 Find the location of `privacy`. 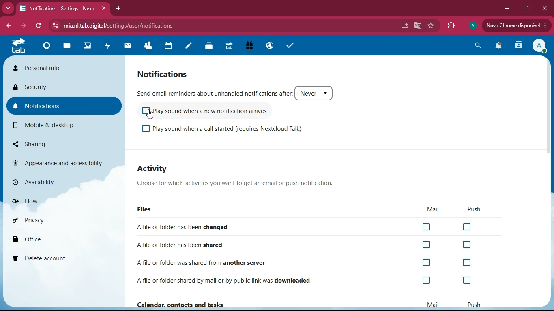

privacy is located at coordinates (53, 219).